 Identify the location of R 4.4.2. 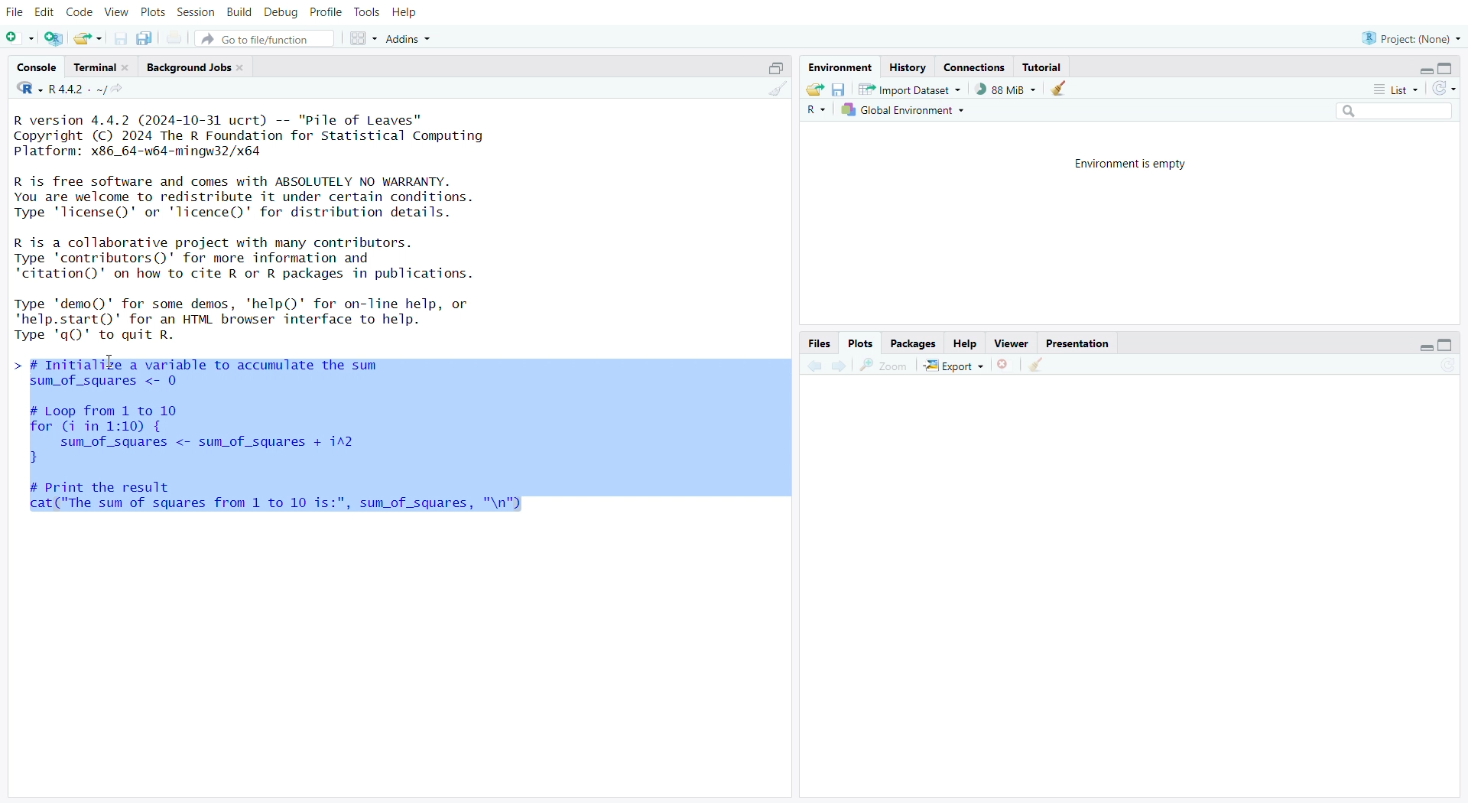
(58, 89).